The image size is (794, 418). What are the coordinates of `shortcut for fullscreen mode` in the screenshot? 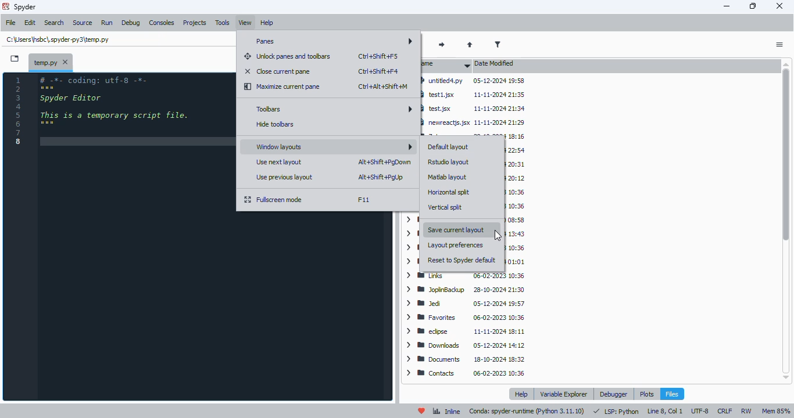 It's located at (364, 200).